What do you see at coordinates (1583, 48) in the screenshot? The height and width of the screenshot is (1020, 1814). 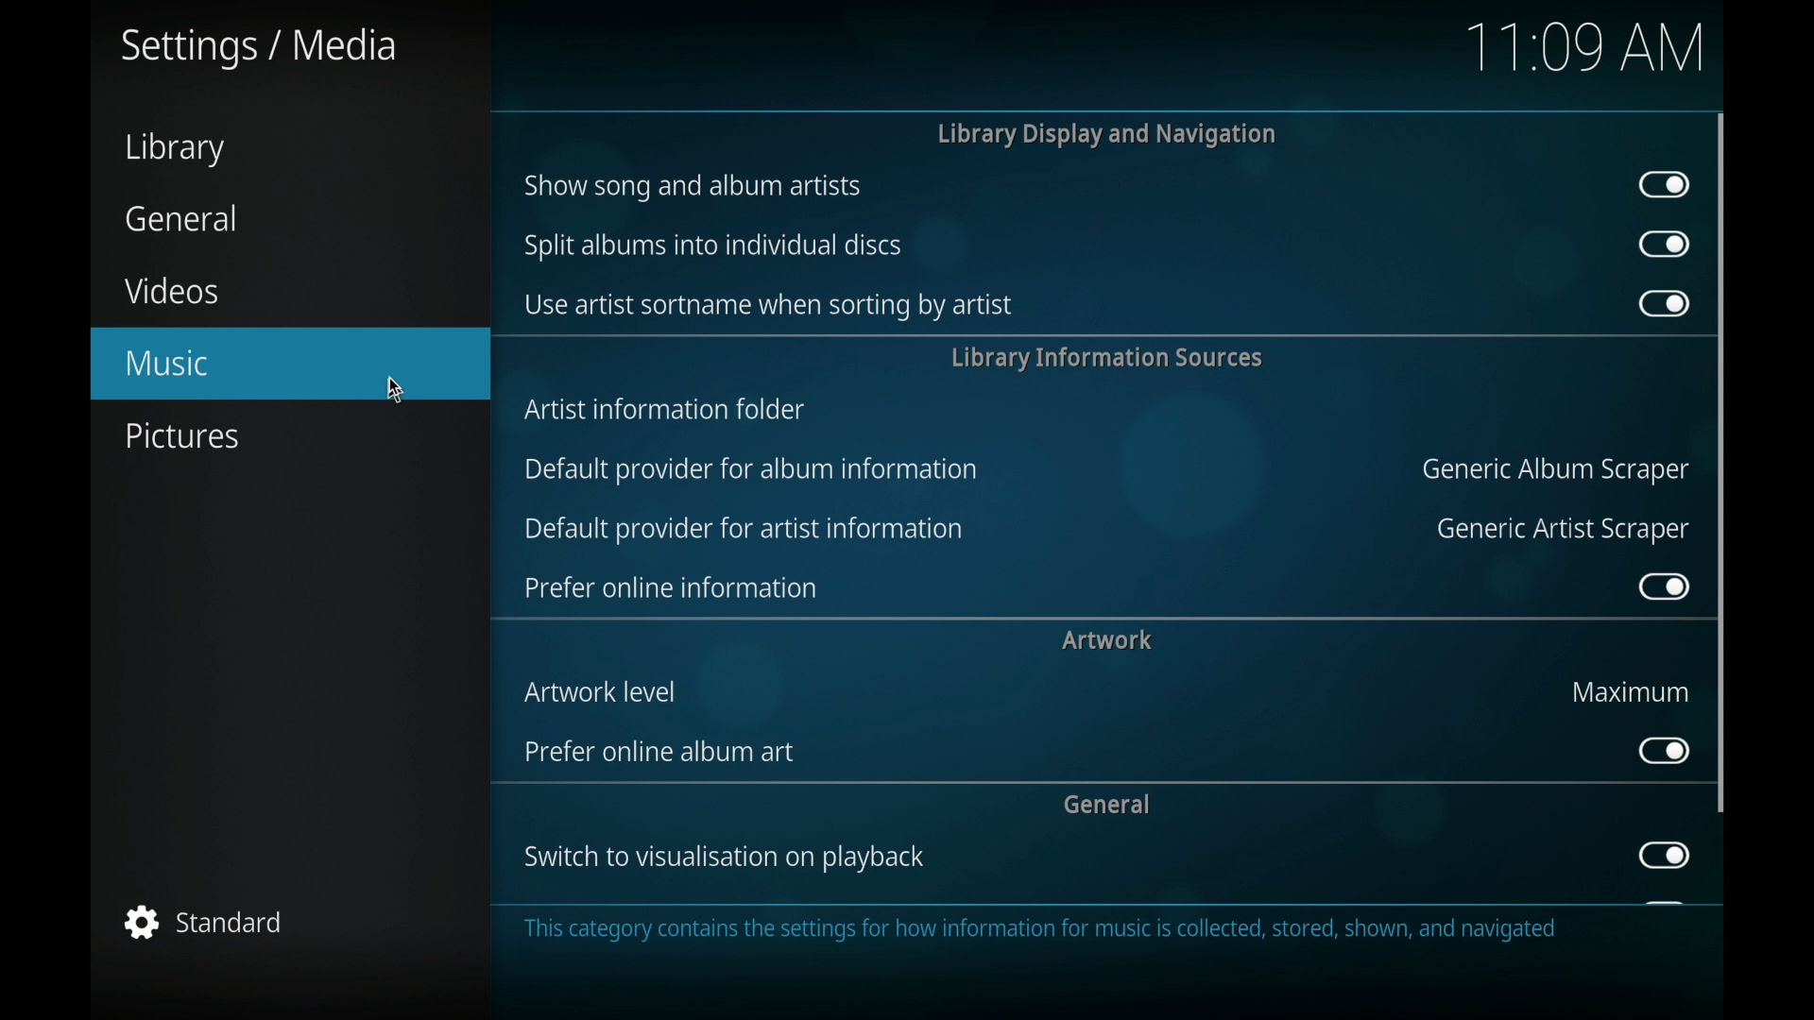 I see `time` at bounding box center [1583, 48].